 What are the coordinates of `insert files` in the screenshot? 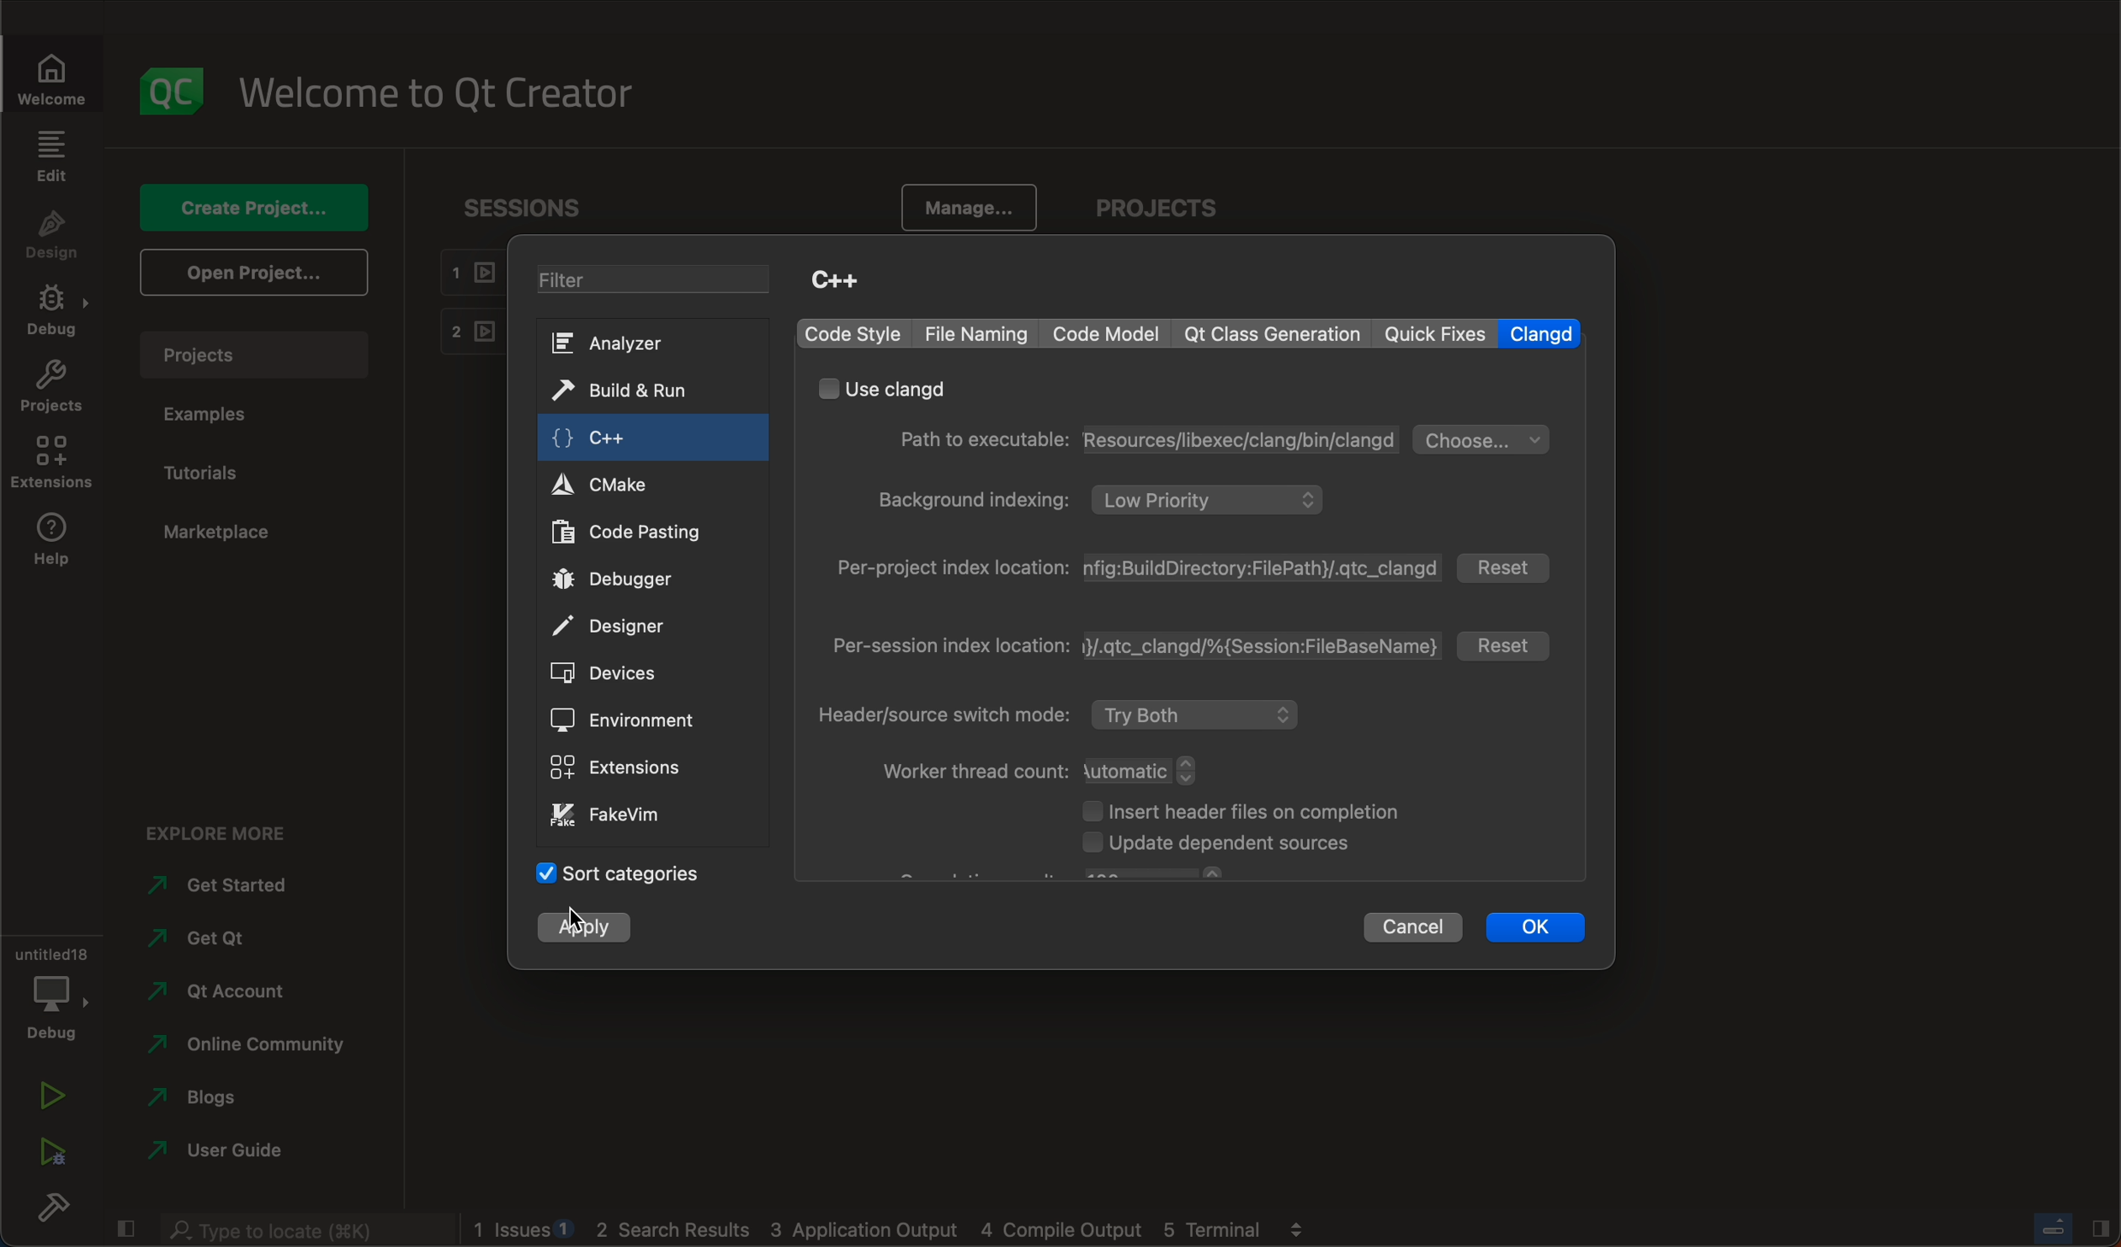 It's located at (1248, 809).